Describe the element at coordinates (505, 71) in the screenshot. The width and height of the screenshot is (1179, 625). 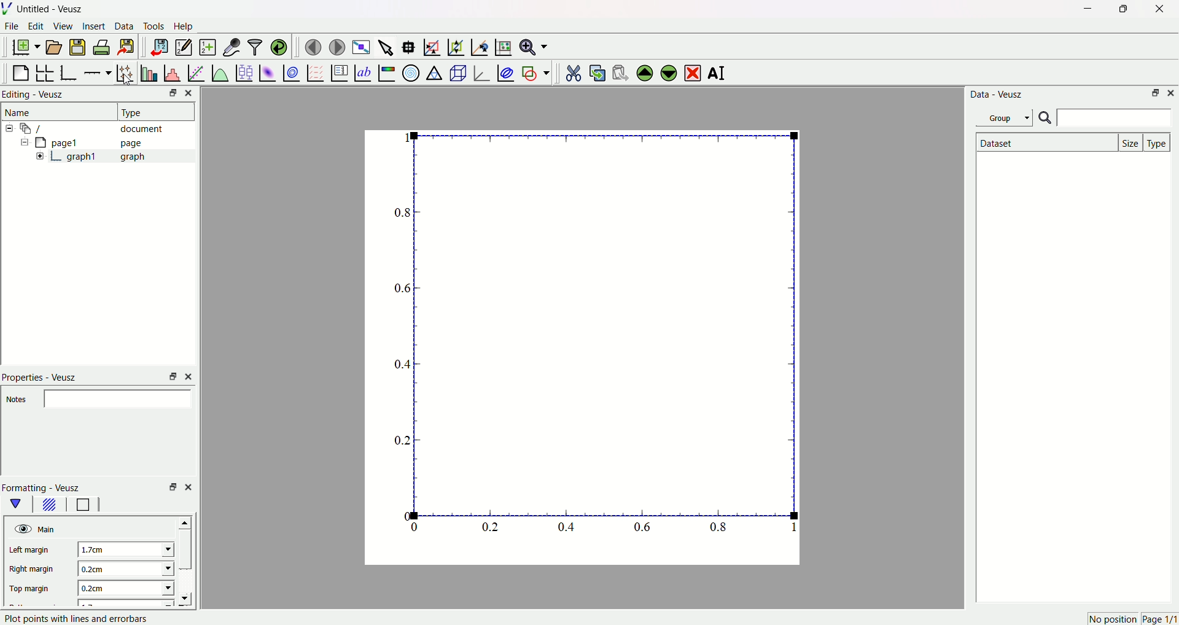
I see `plot covariance ellipses` at that location.